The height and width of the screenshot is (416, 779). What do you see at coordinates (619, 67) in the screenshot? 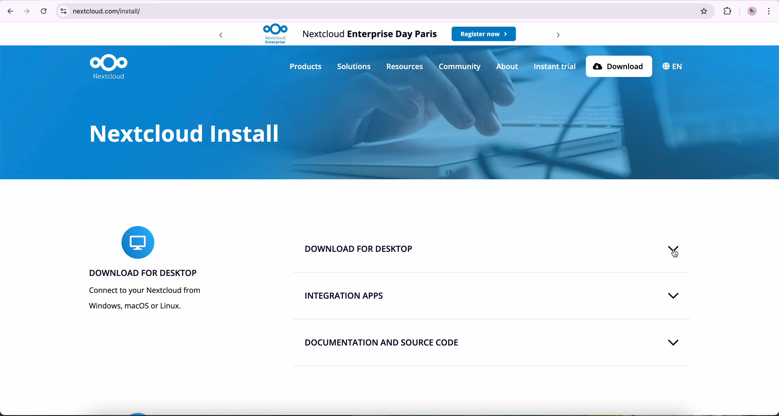
I see `download button` at bounding box center [619, 67].